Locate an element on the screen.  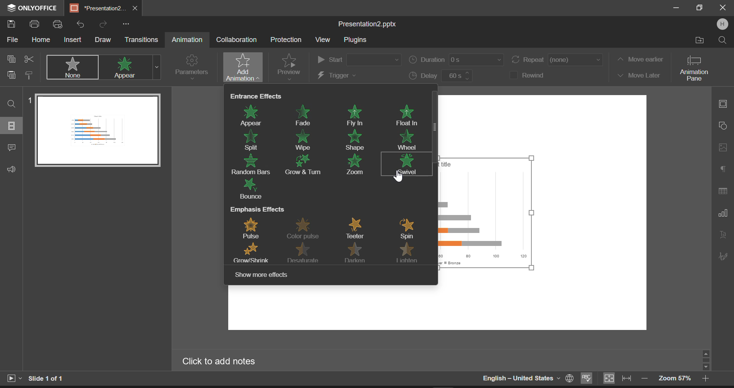
Desaturate is located at coordinates (306, 253).